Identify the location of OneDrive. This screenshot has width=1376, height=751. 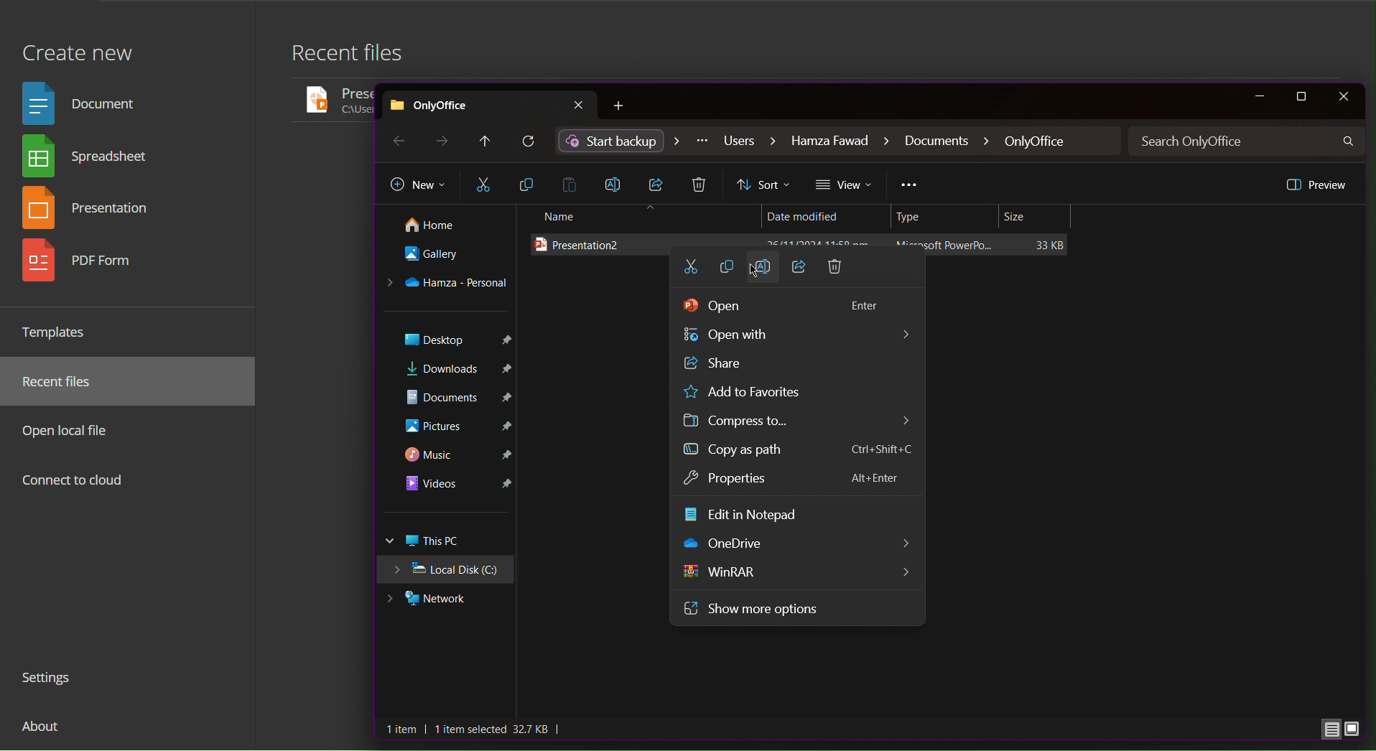
(447, 284).